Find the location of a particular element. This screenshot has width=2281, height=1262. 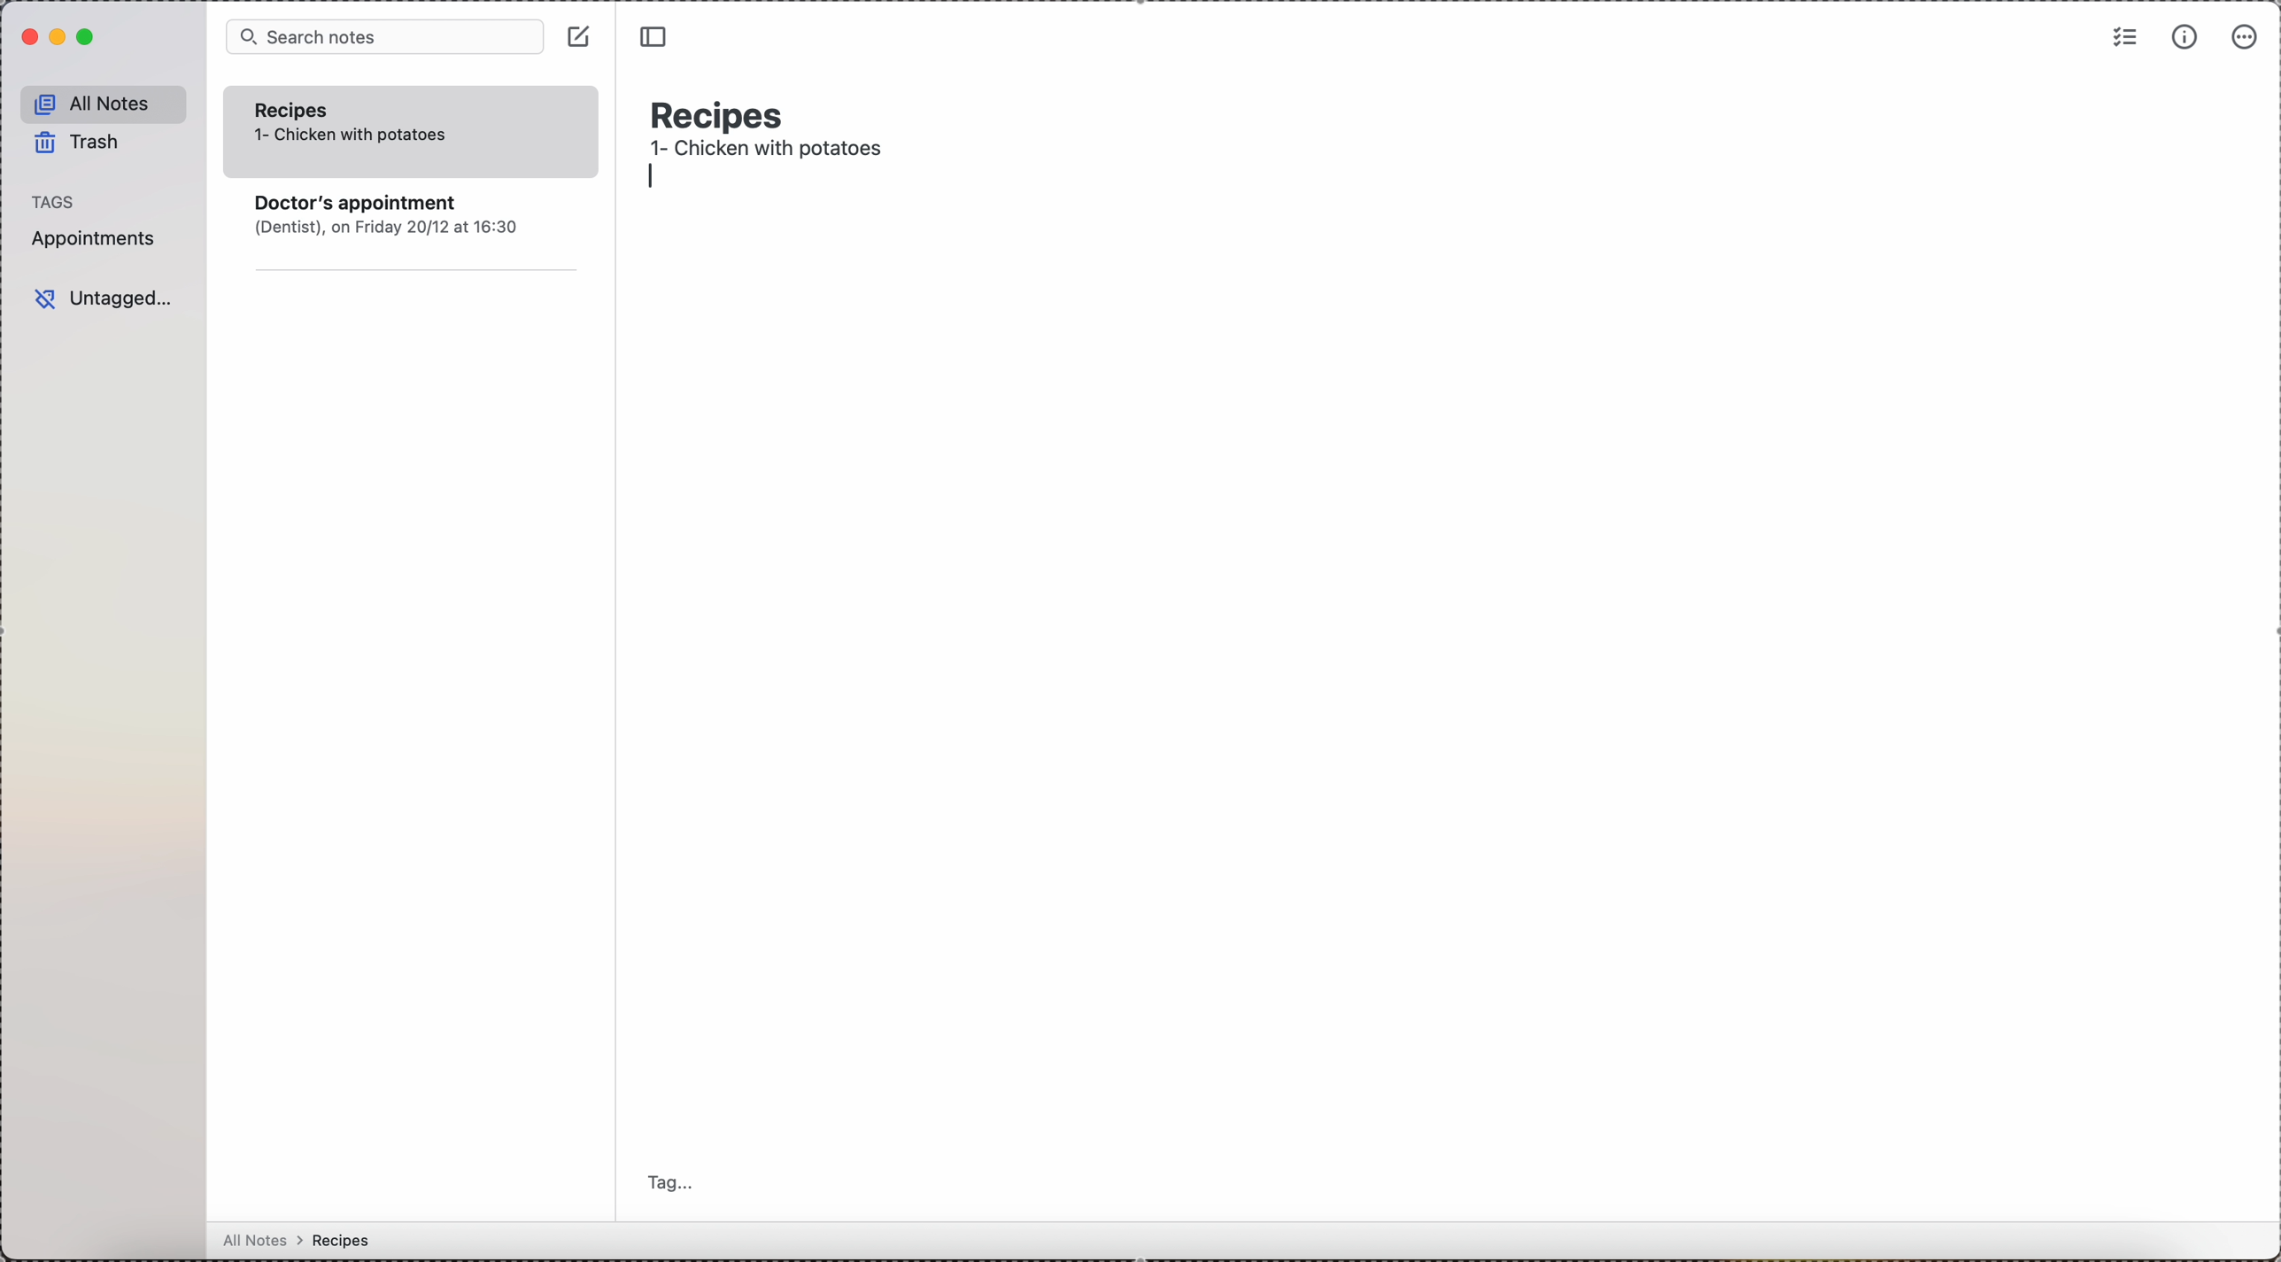

enter is located at coordinates (647, 182).